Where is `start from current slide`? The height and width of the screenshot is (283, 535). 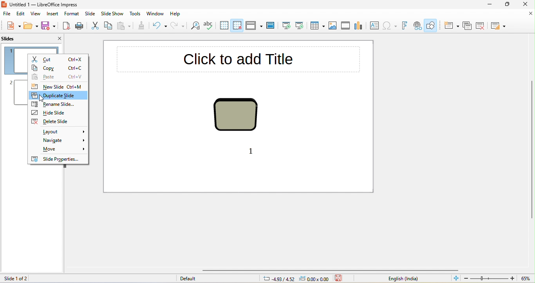
start from current slide is located at coordinates (302, 26).